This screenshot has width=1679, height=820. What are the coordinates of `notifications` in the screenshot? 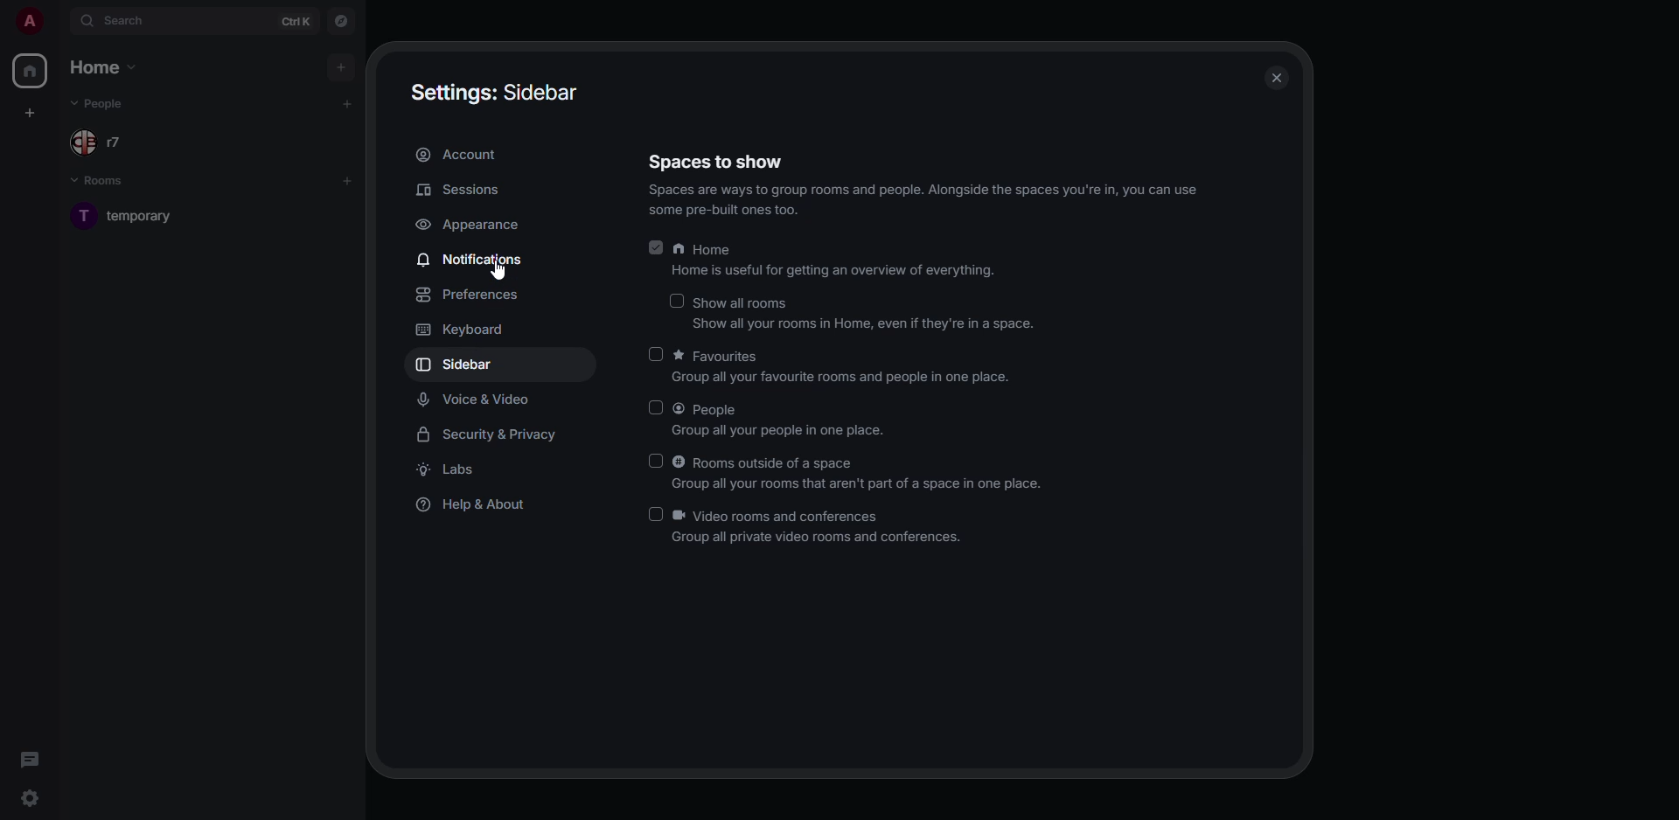 It's located at (473, 258).